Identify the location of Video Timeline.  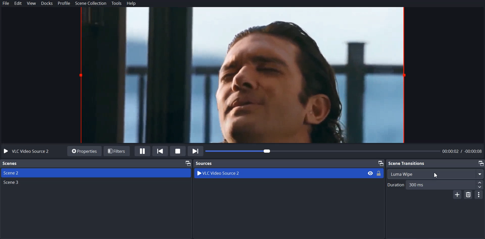
(345, 152).